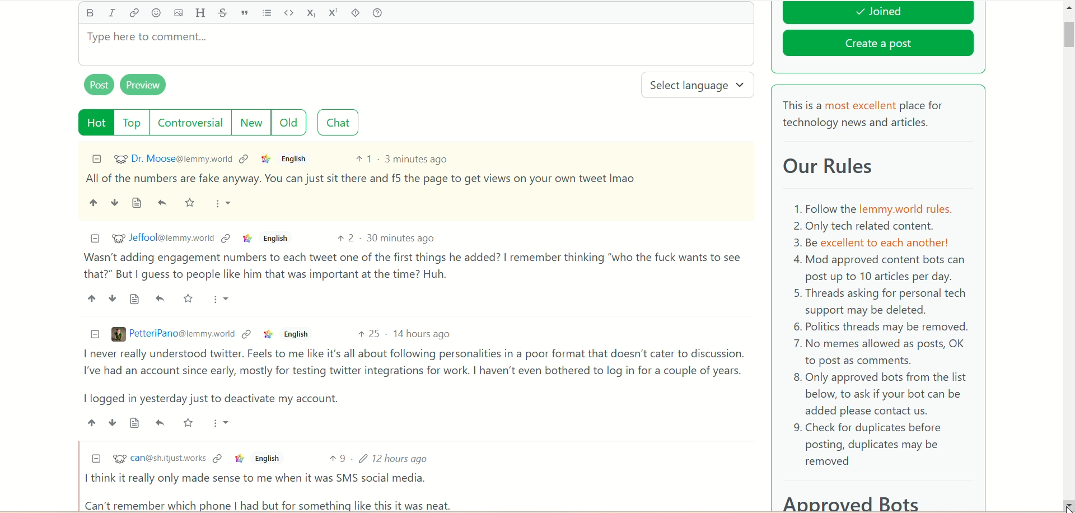 The image size is (1075, 513). I want to click on English, so click(296, 159).